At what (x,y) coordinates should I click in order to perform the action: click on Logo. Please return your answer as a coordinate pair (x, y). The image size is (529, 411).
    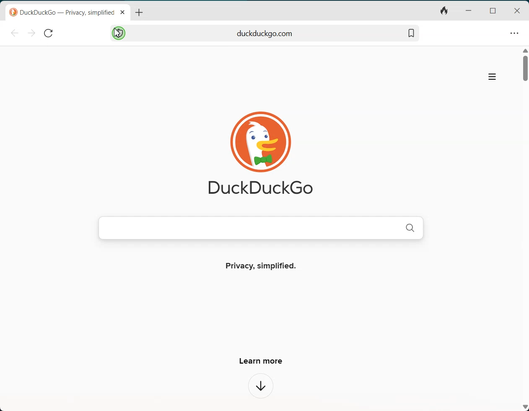
    Looking at the image, I should click on (258, 146).